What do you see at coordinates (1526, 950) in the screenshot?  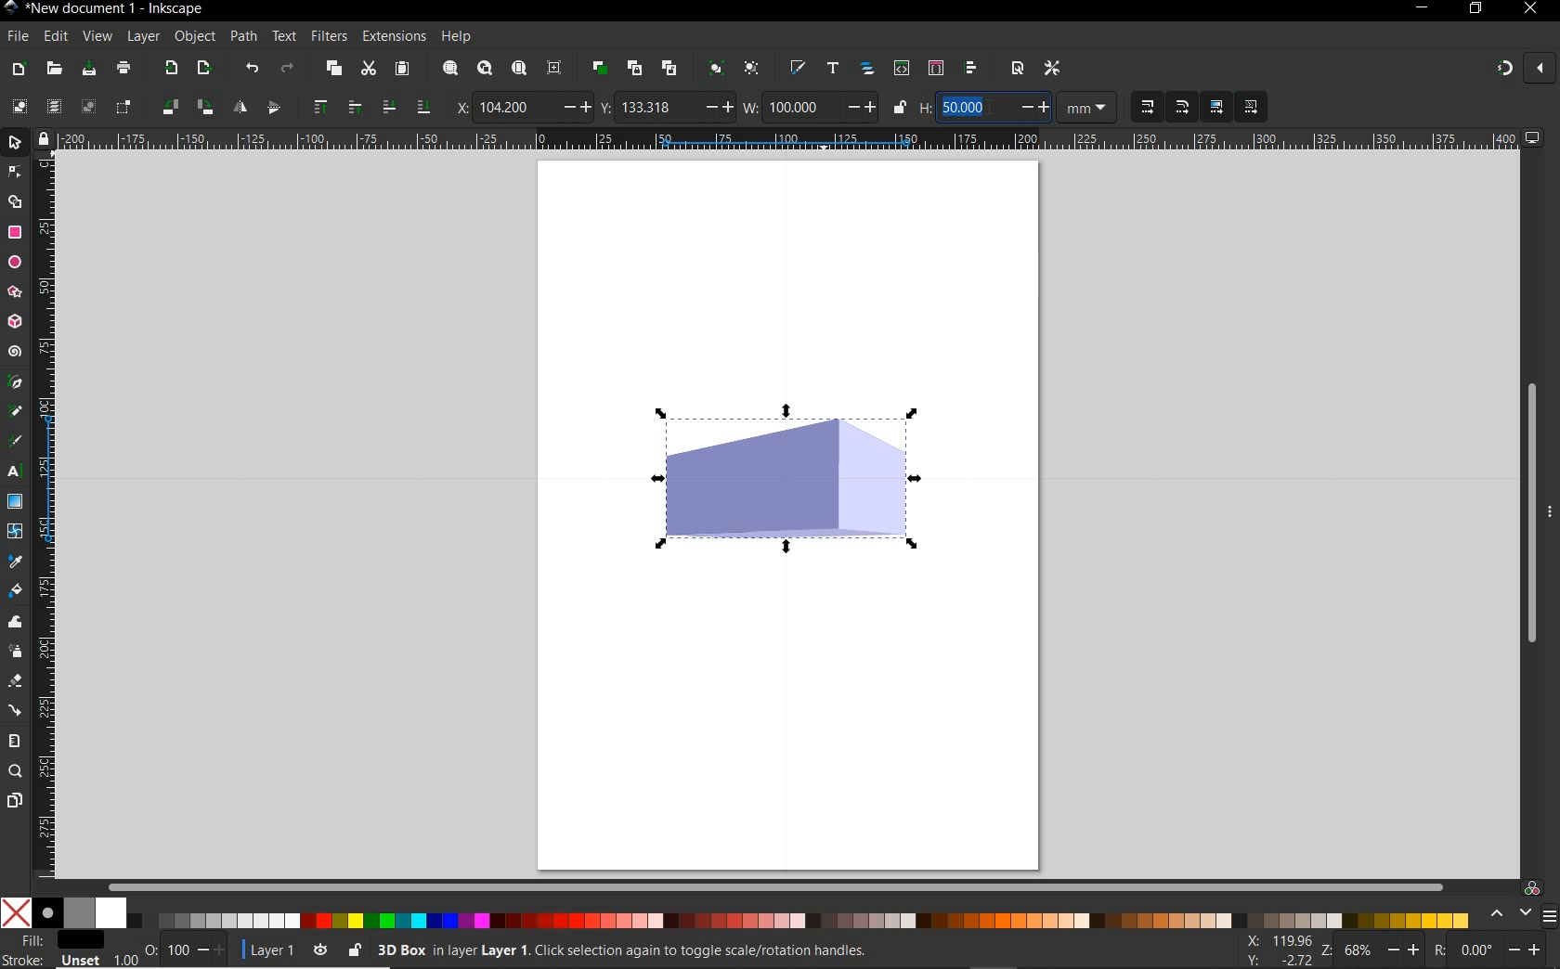 I see `increase/decrease` at bounding box center [1526, 950].